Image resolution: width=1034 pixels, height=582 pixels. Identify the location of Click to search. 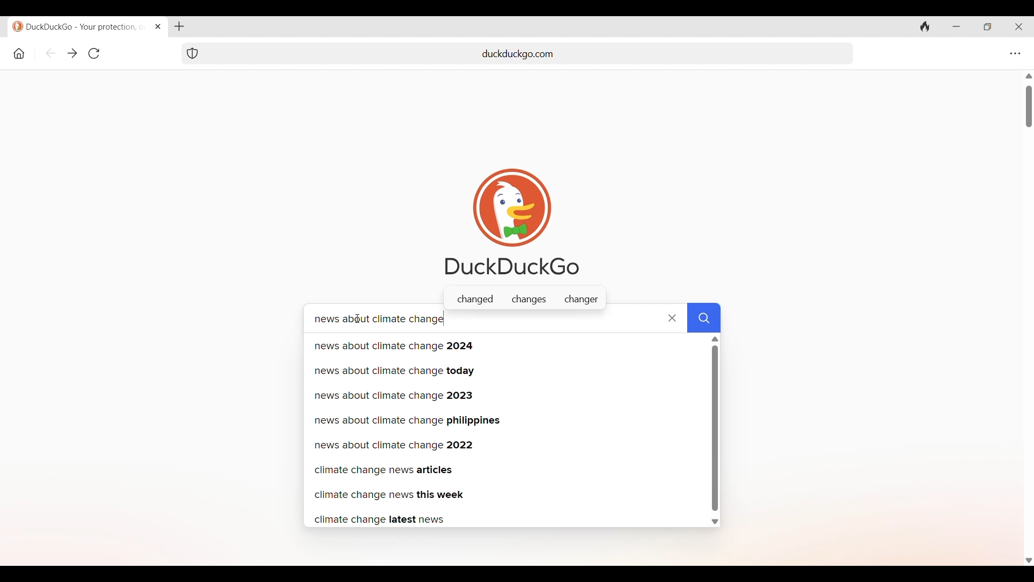
(705, 316).